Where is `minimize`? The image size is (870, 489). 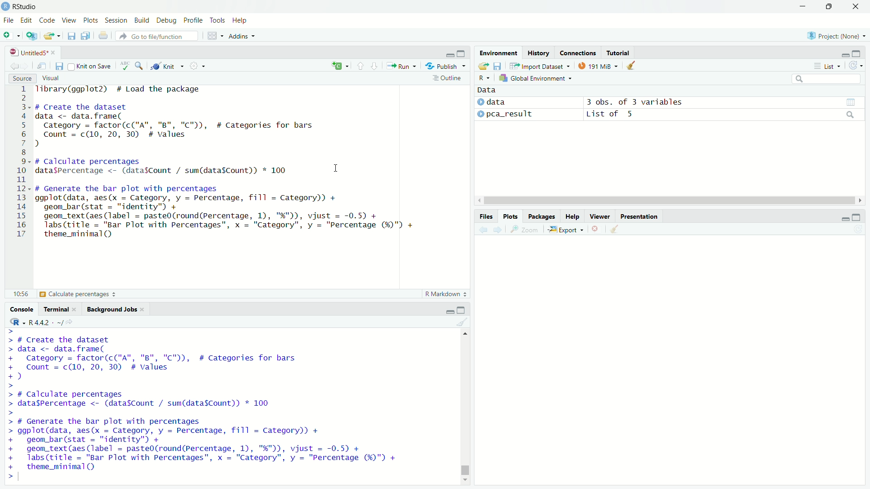
minimize is located at coordinates (450, 309).